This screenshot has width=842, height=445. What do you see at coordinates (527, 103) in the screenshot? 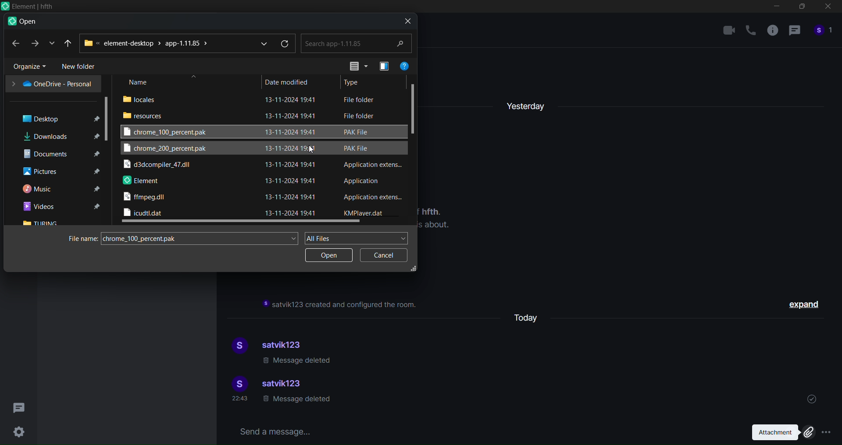
I see `yesterday` at bounding box center [527, 103].